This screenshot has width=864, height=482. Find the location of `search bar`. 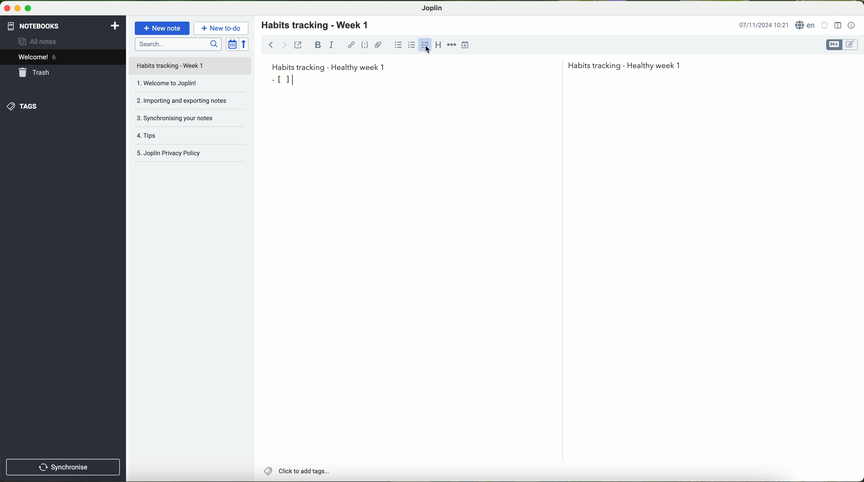

search bar is located at coordinates (177, 44).